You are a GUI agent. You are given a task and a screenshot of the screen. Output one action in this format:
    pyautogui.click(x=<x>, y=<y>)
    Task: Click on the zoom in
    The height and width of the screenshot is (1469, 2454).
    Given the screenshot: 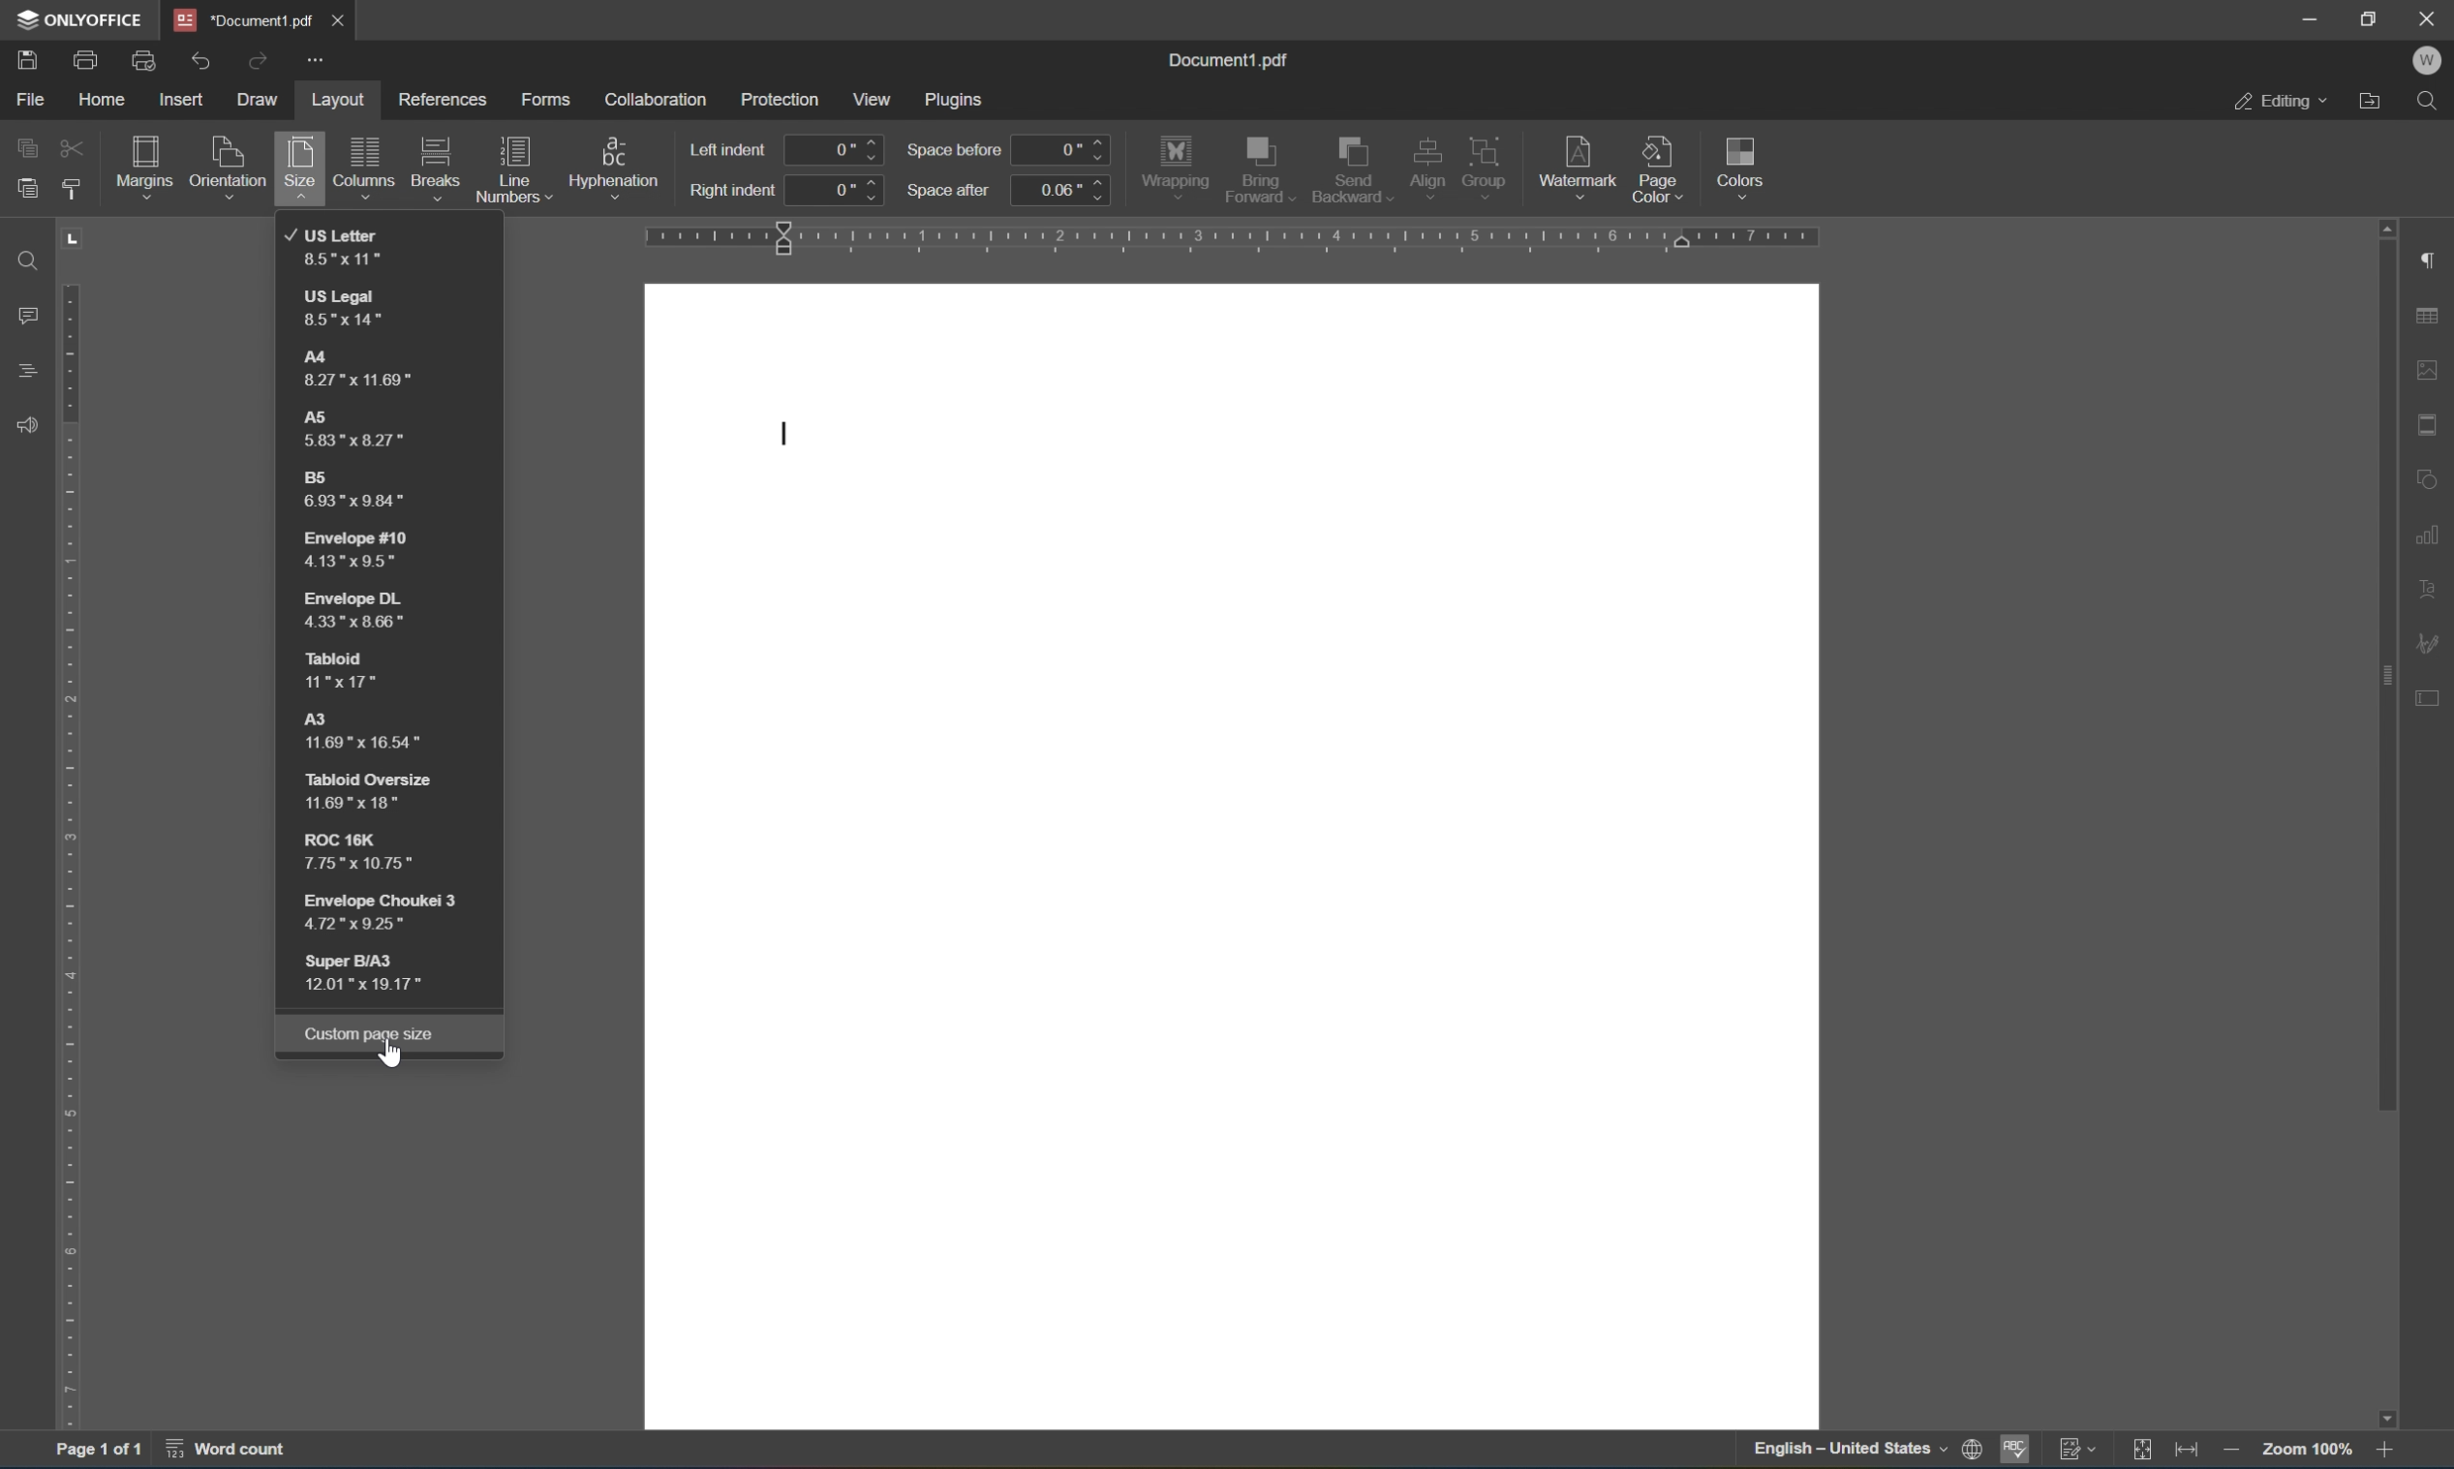 What is the action you would take?
    pyautogui.click(x=2382, y=1451)
    